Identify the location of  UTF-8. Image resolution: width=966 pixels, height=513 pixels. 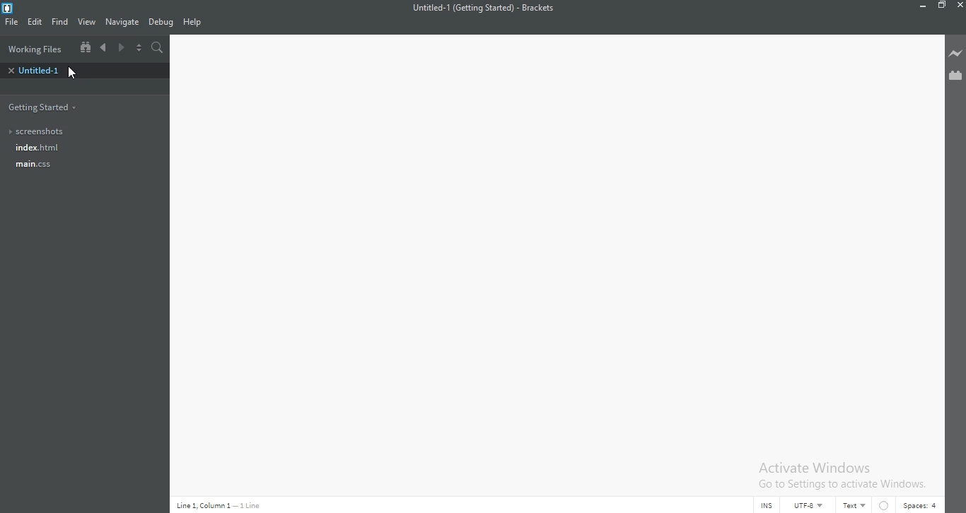
(808, 507).